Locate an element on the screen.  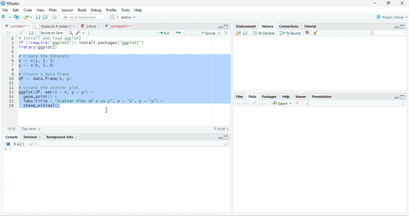
Load history from an existing file is located at coordinates (237, 33).